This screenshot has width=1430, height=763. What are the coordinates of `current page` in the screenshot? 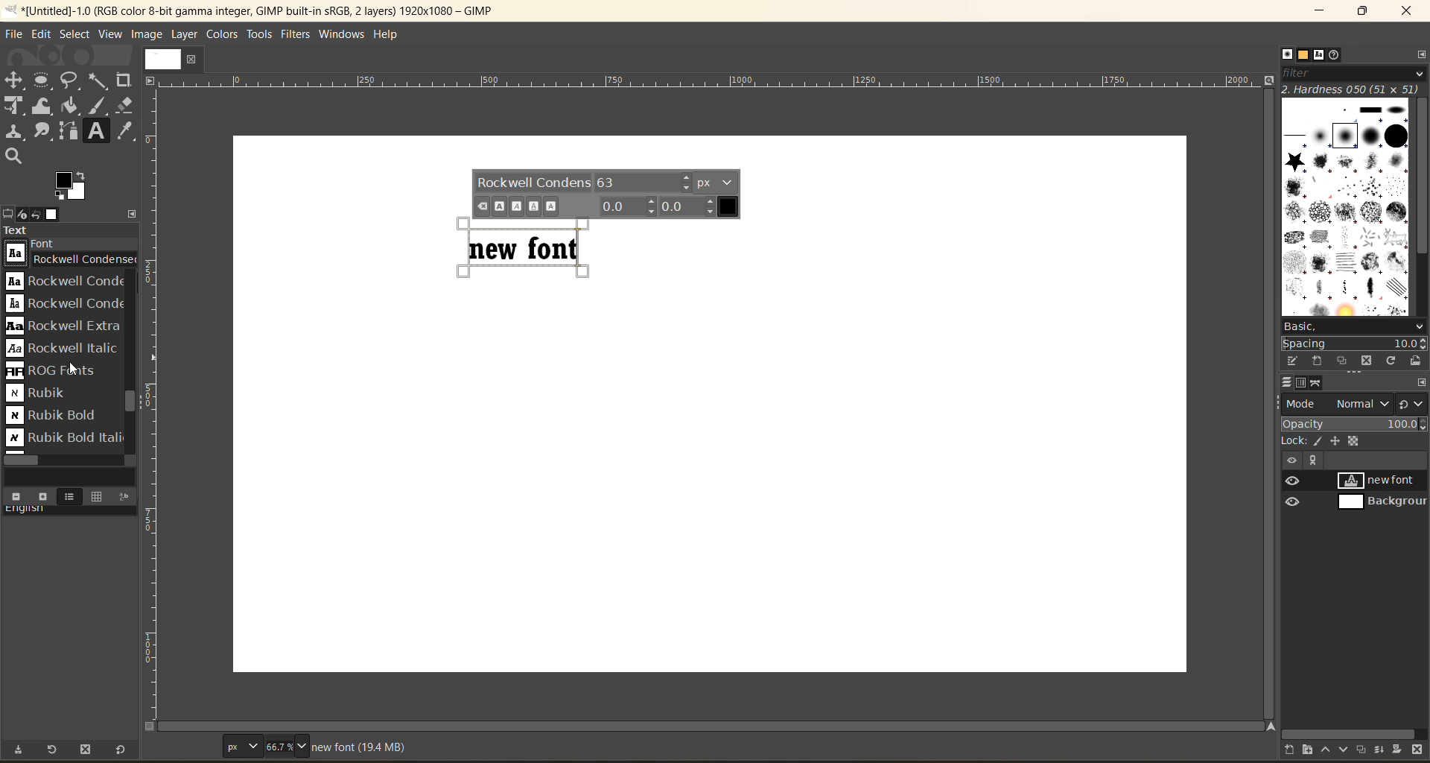 It's located at (174, 58).